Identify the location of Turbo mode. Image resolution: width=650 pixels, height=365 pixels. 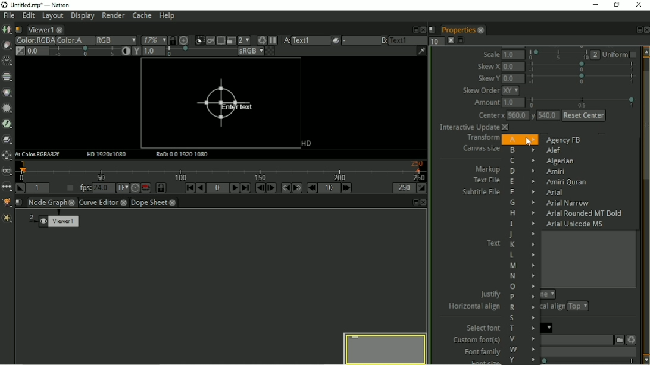
(135, 188).